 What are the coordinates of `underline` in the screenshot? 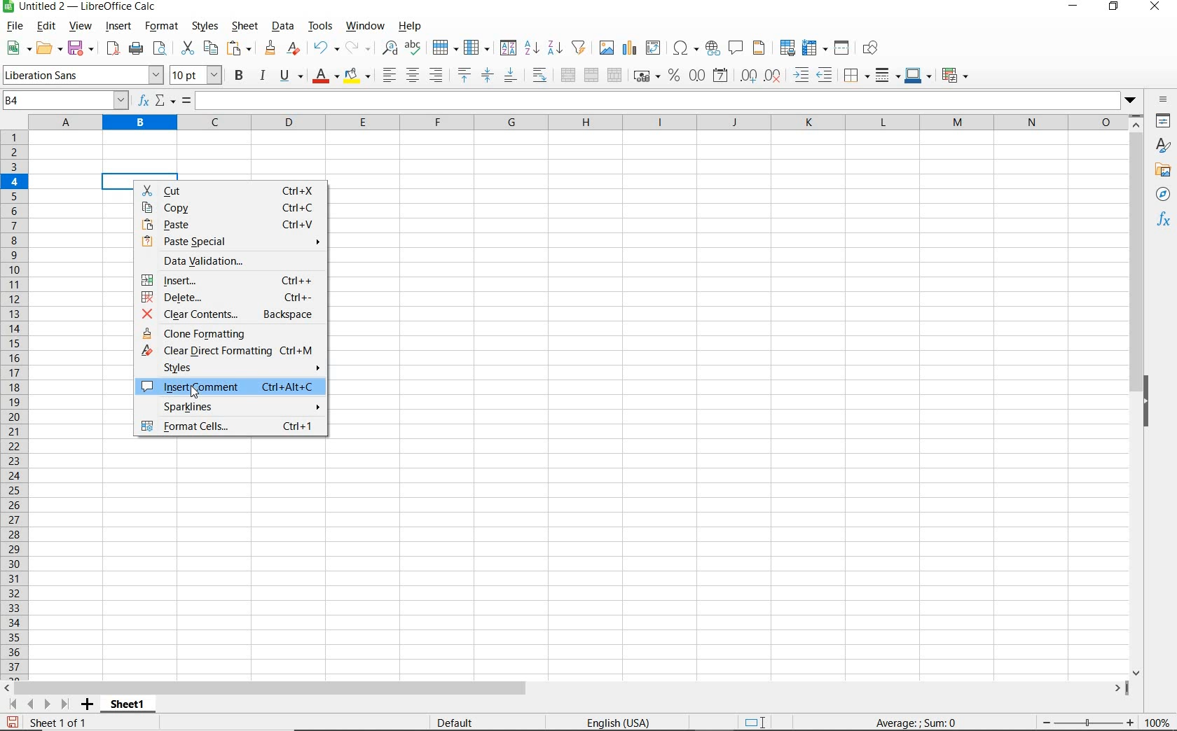 It's located at (291, 78).